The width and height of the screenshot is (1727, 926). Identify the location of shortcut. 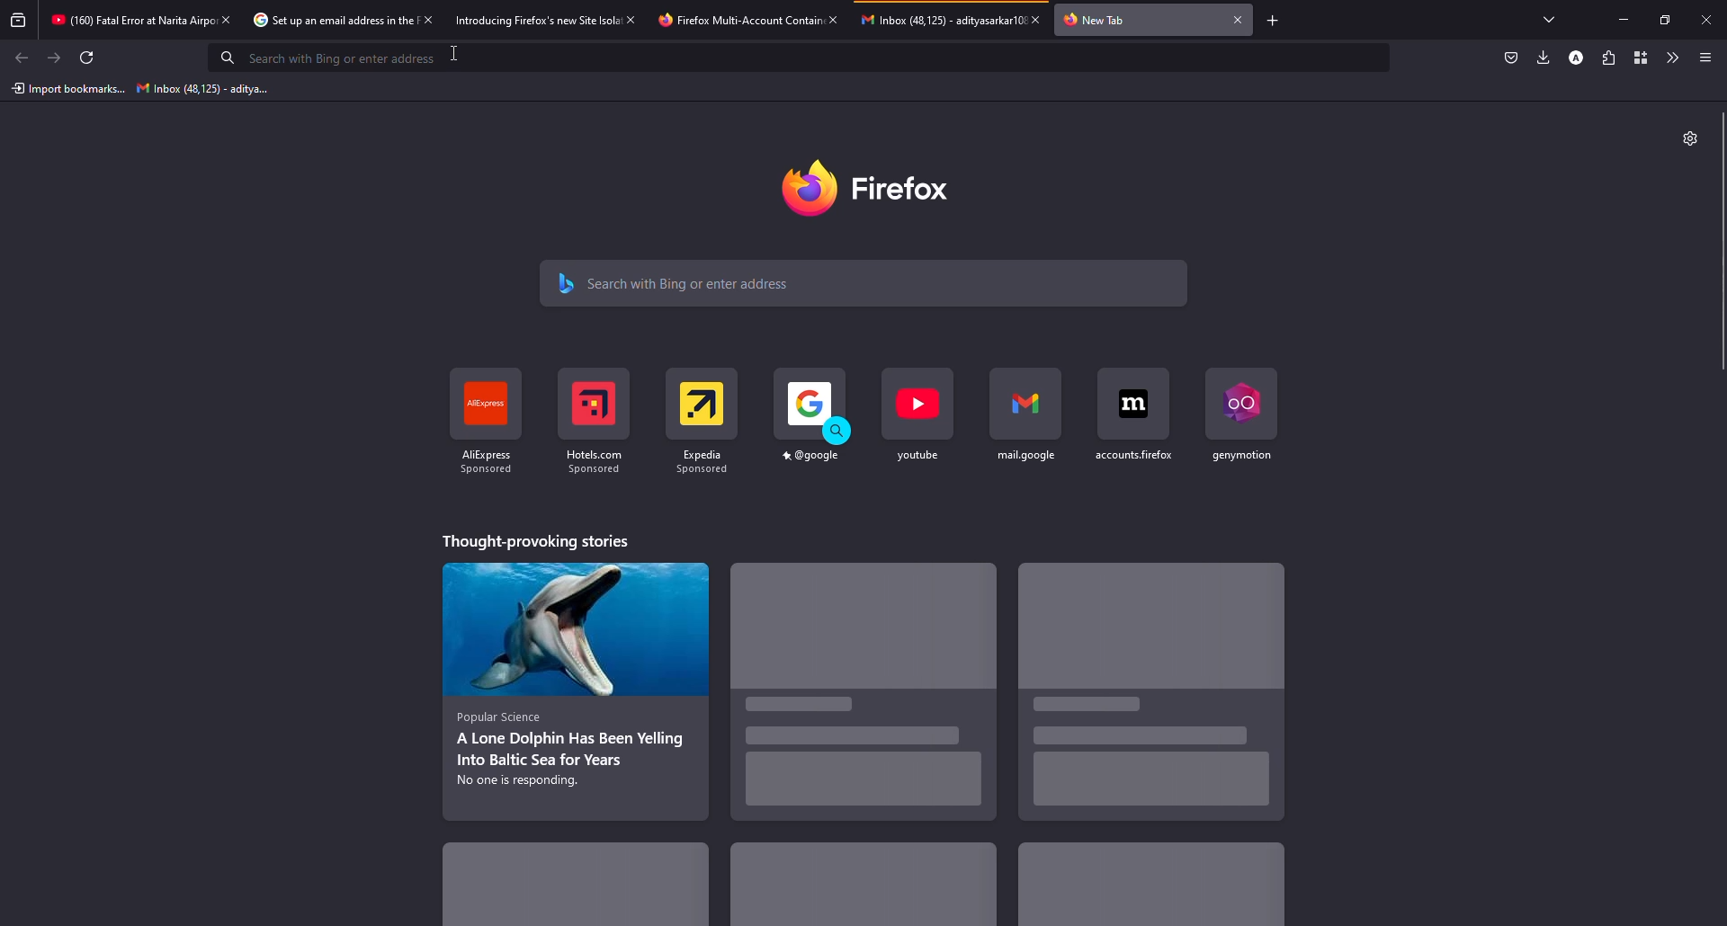
(1238, 422).